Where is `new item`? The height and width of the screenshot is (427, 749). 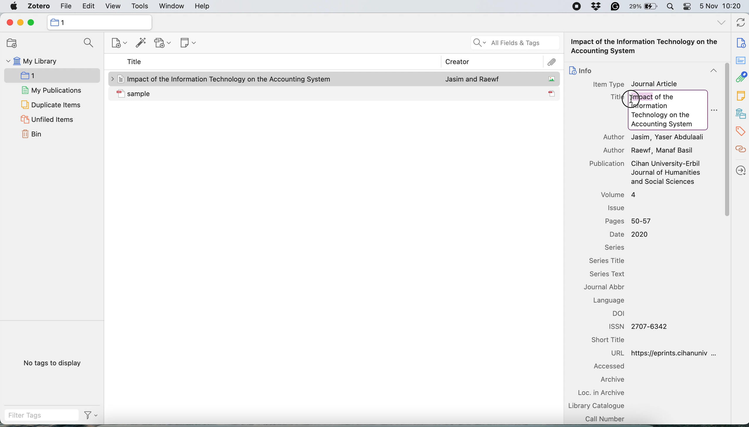
new item is located at coordinates (117, 43).